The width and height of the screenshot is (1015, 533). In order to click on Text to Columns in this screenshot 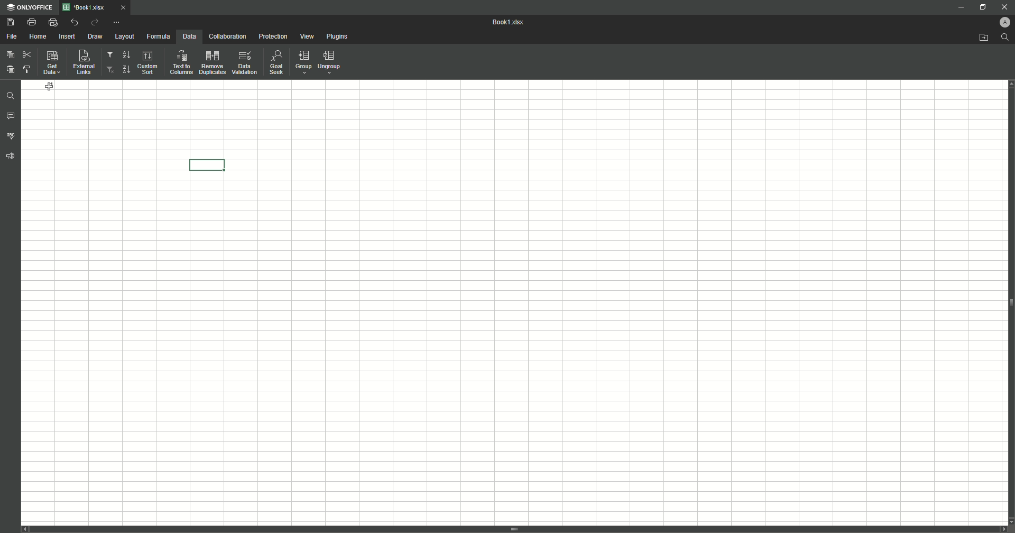, I will do `click(181, 62)`.